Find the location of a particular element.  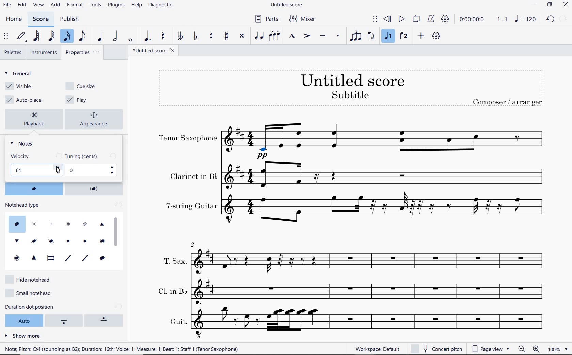

instruments is located at coordinates (43, 52).